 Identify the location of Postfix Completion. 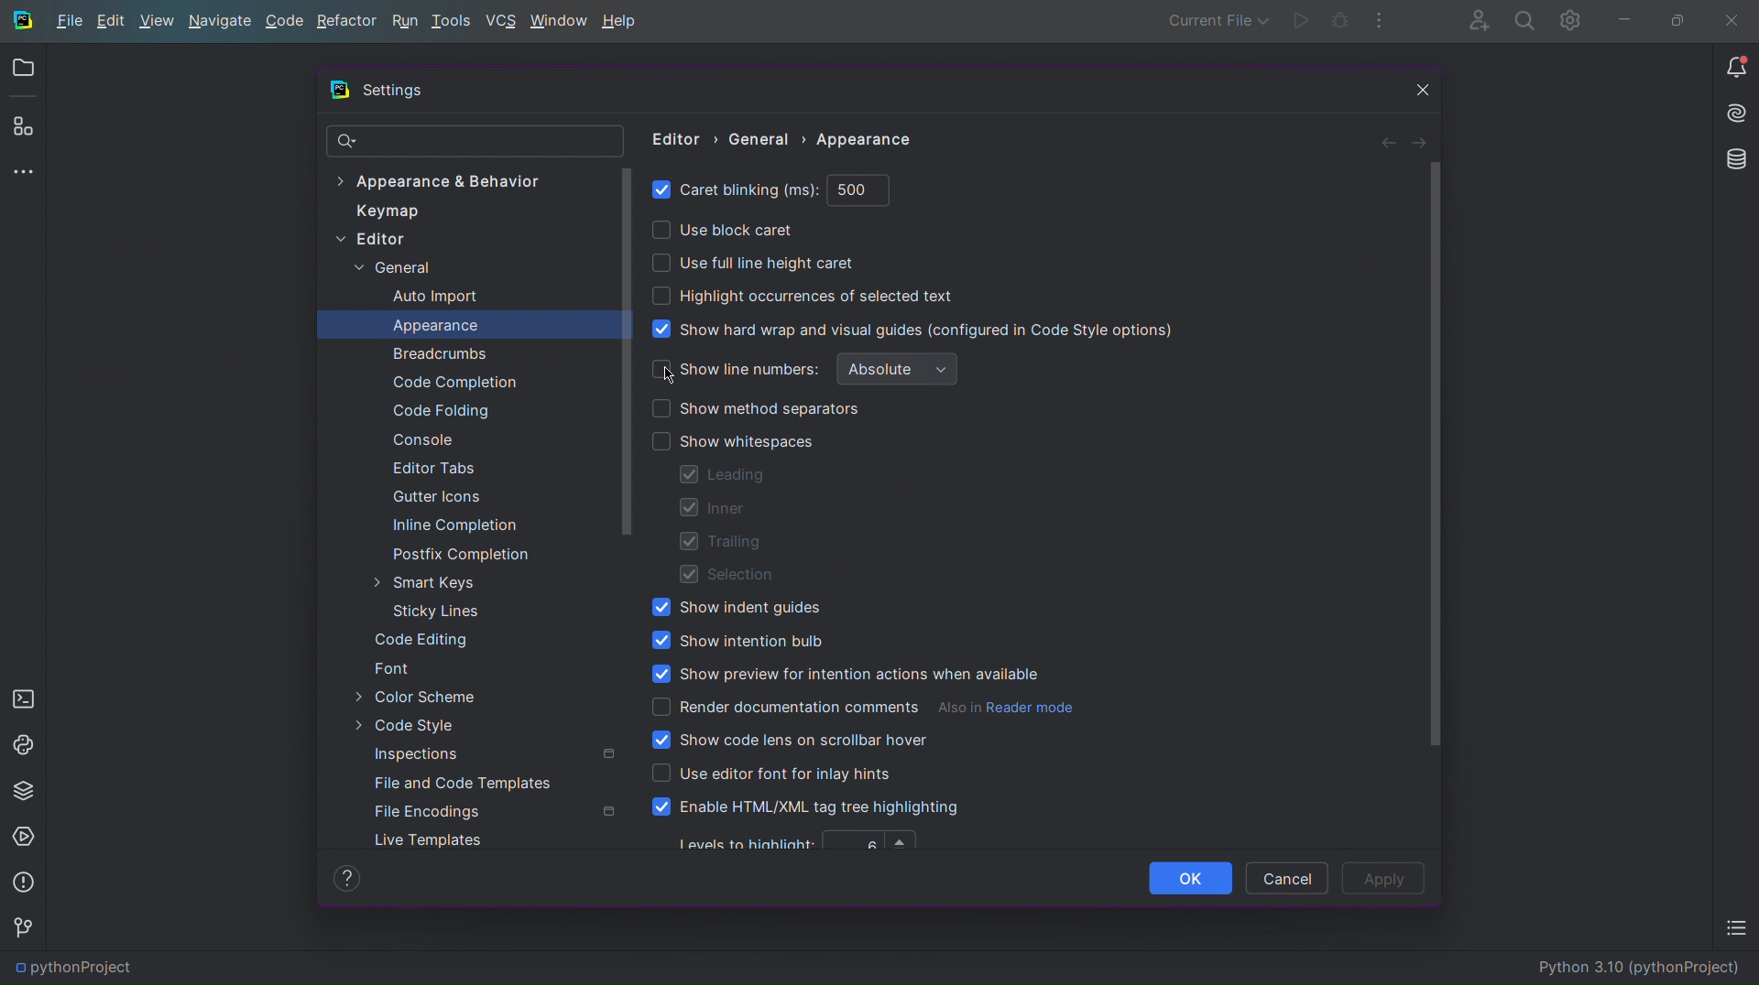
(463, 553).